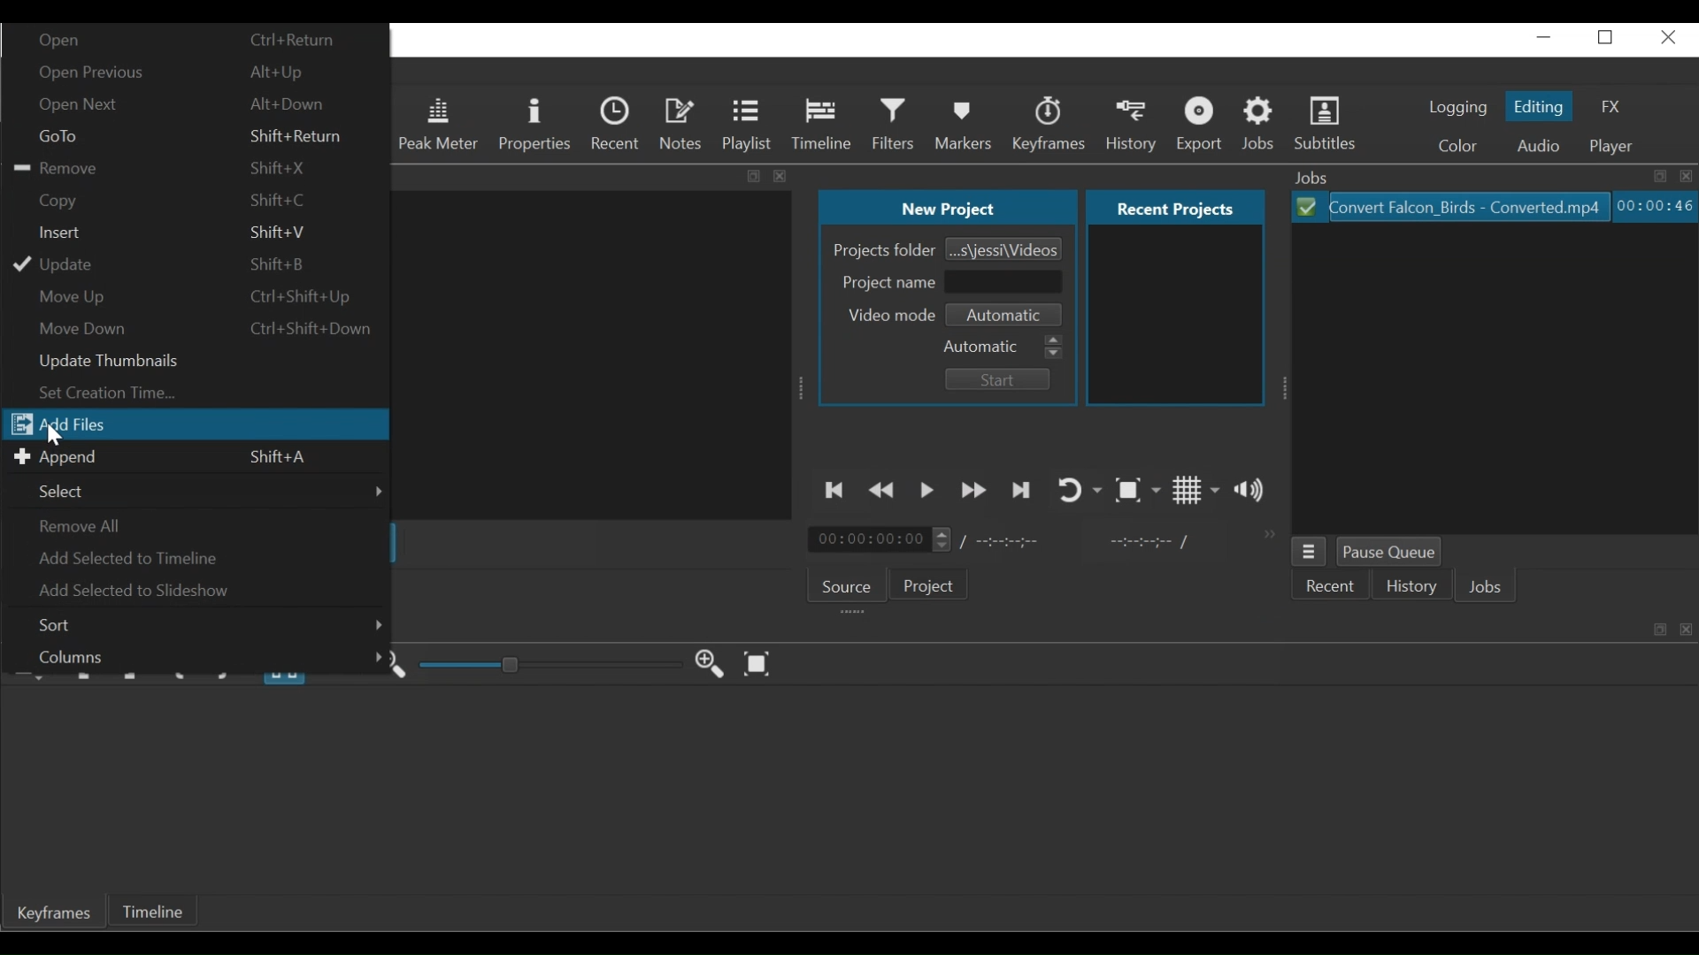  Describe the element at coordinates (1332, 584) in the screenshot. I see `Recent` at that location.